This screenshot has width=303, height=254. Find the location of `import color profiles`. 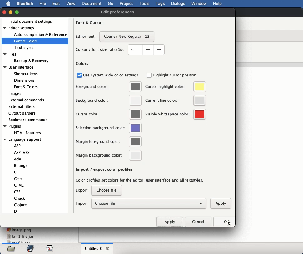

import color profiles is located at coordinates (140, 180).